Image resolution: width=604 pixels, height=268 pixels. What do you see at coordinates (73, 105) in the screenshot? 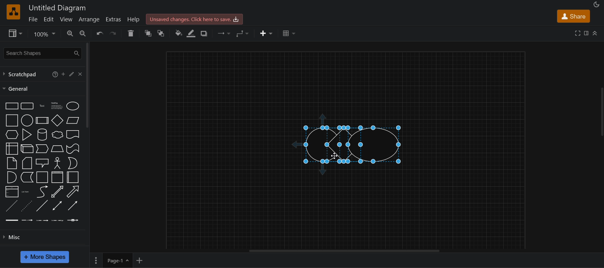
I see `ellipse` at bounding box center [73, 105].